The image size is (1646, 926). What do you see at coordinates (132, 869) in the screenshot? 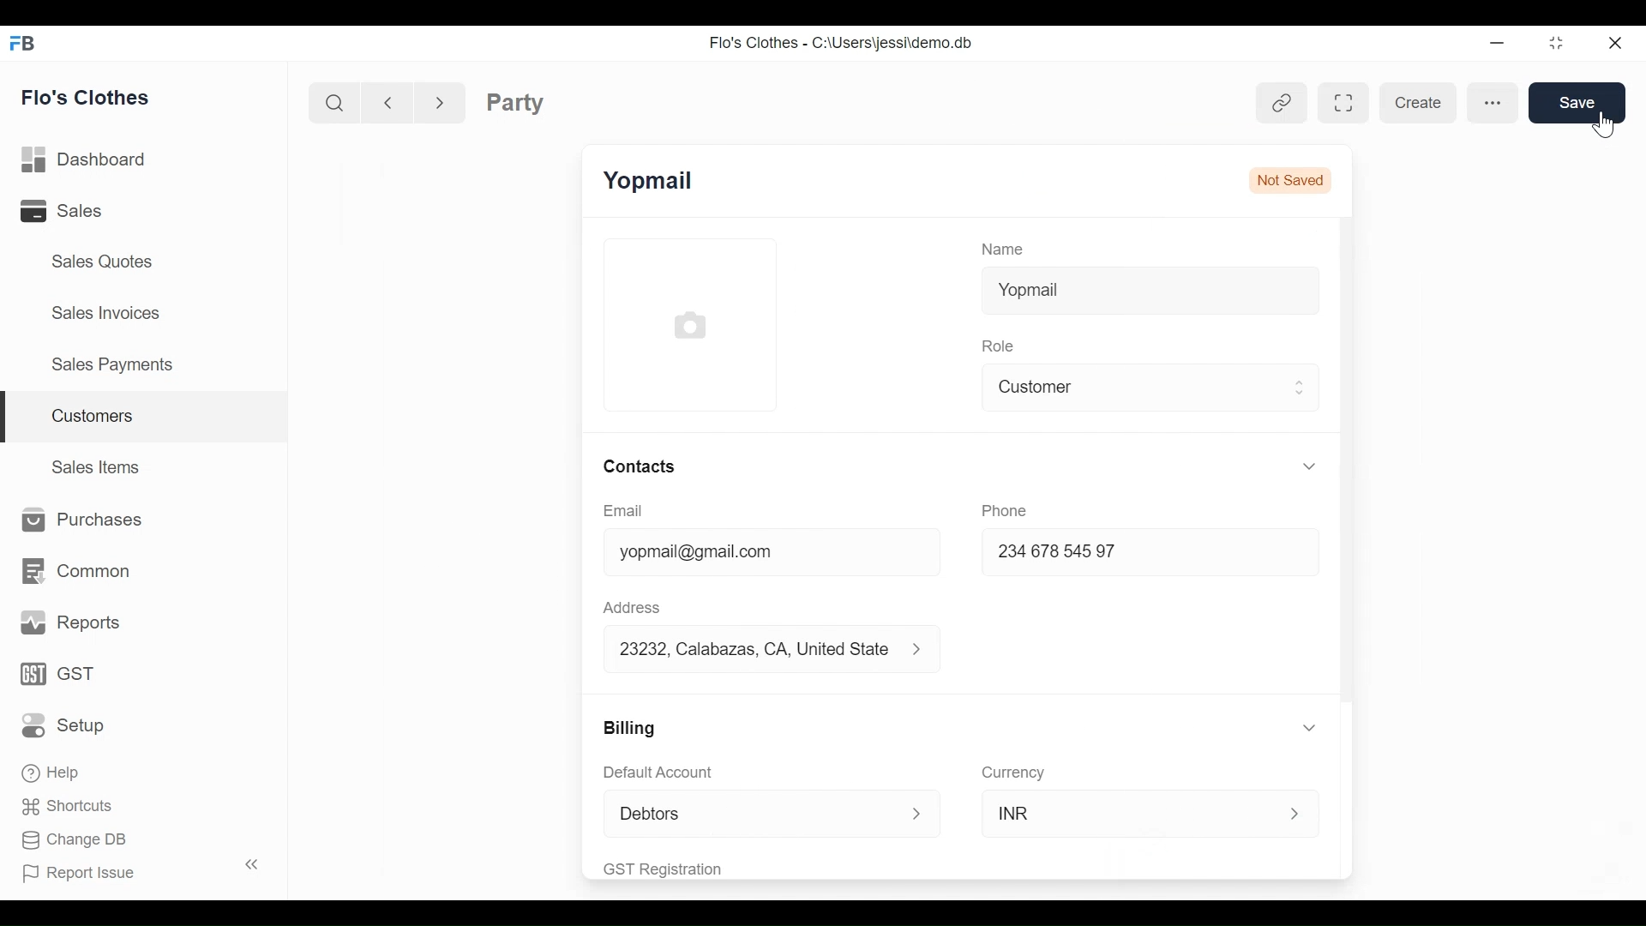
I see `Report Issue` at bounding box center [132, 869].